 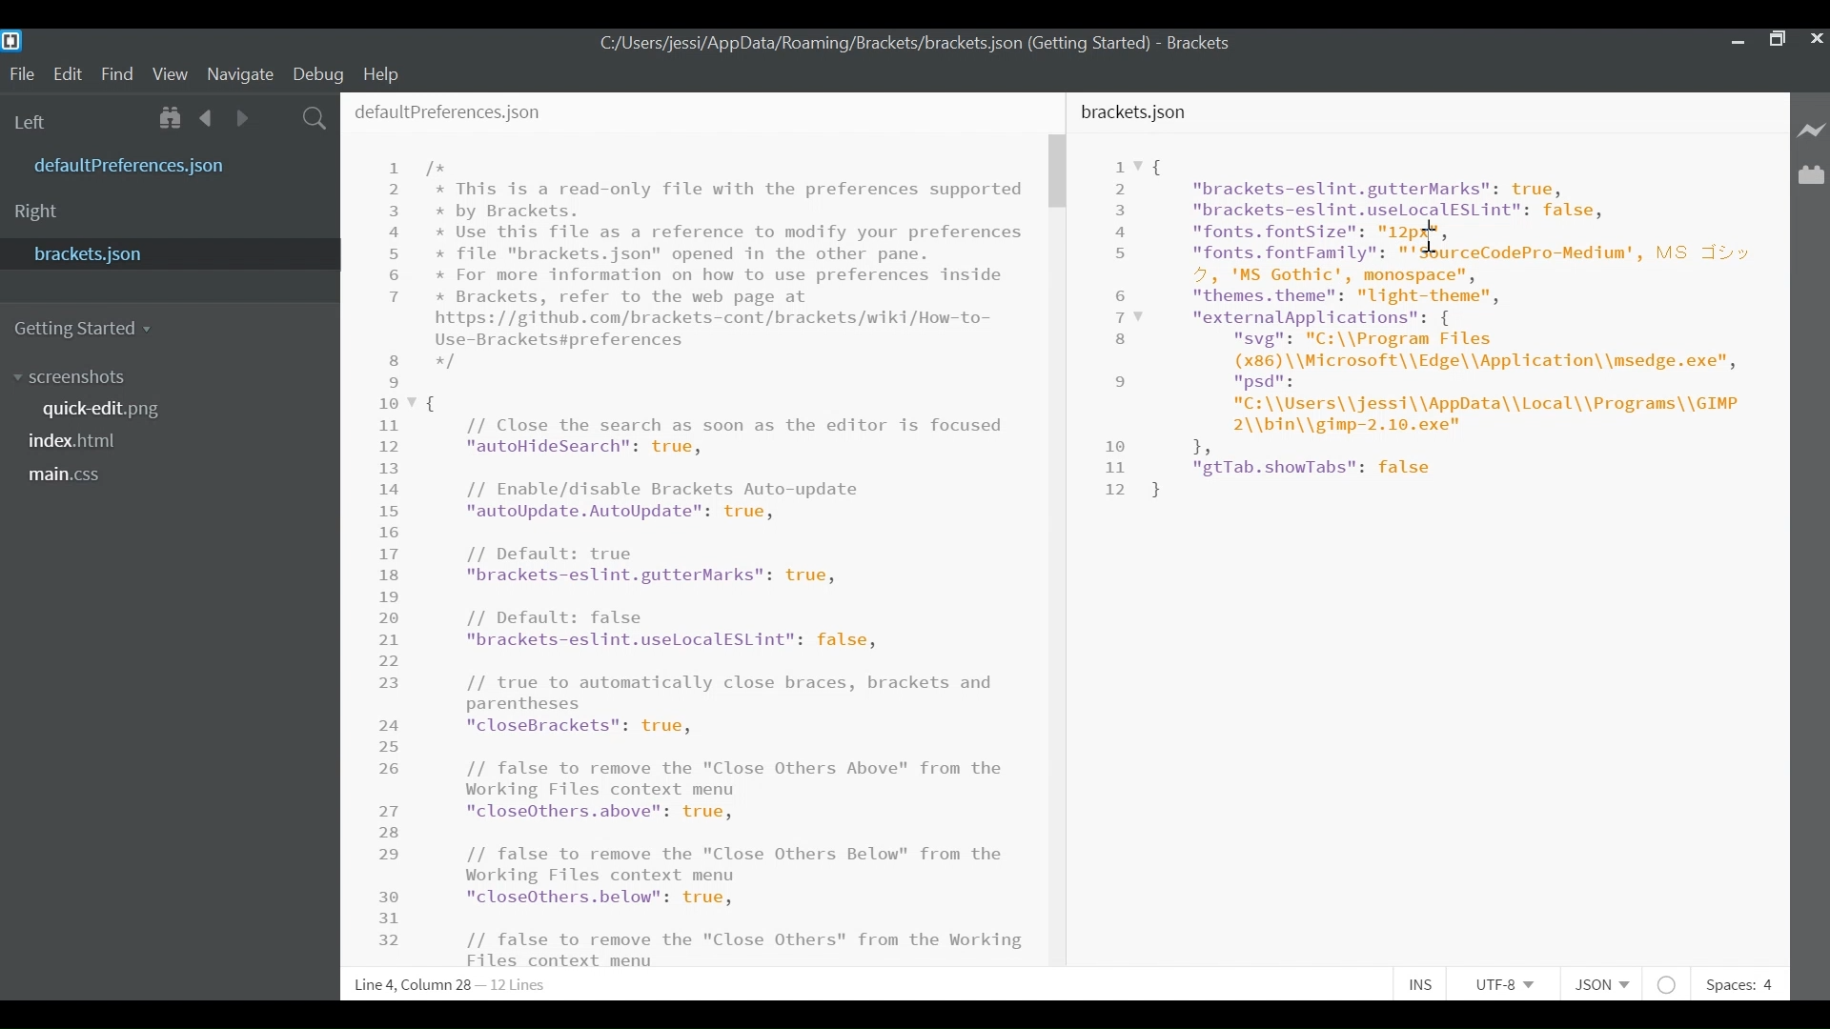 I want to click on Close, so click(x=1818, y=41).